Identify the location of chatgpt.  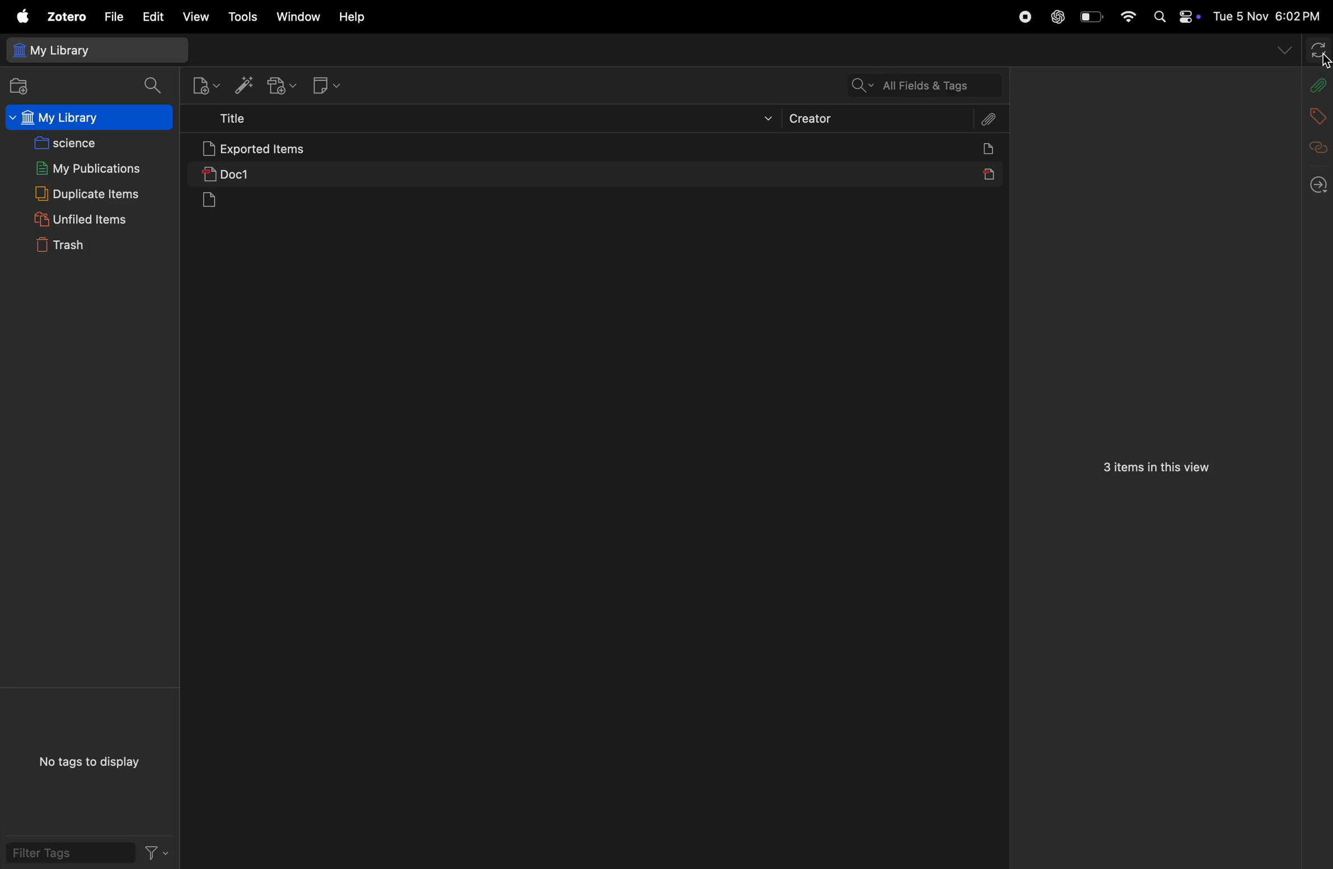
(1055, 17).